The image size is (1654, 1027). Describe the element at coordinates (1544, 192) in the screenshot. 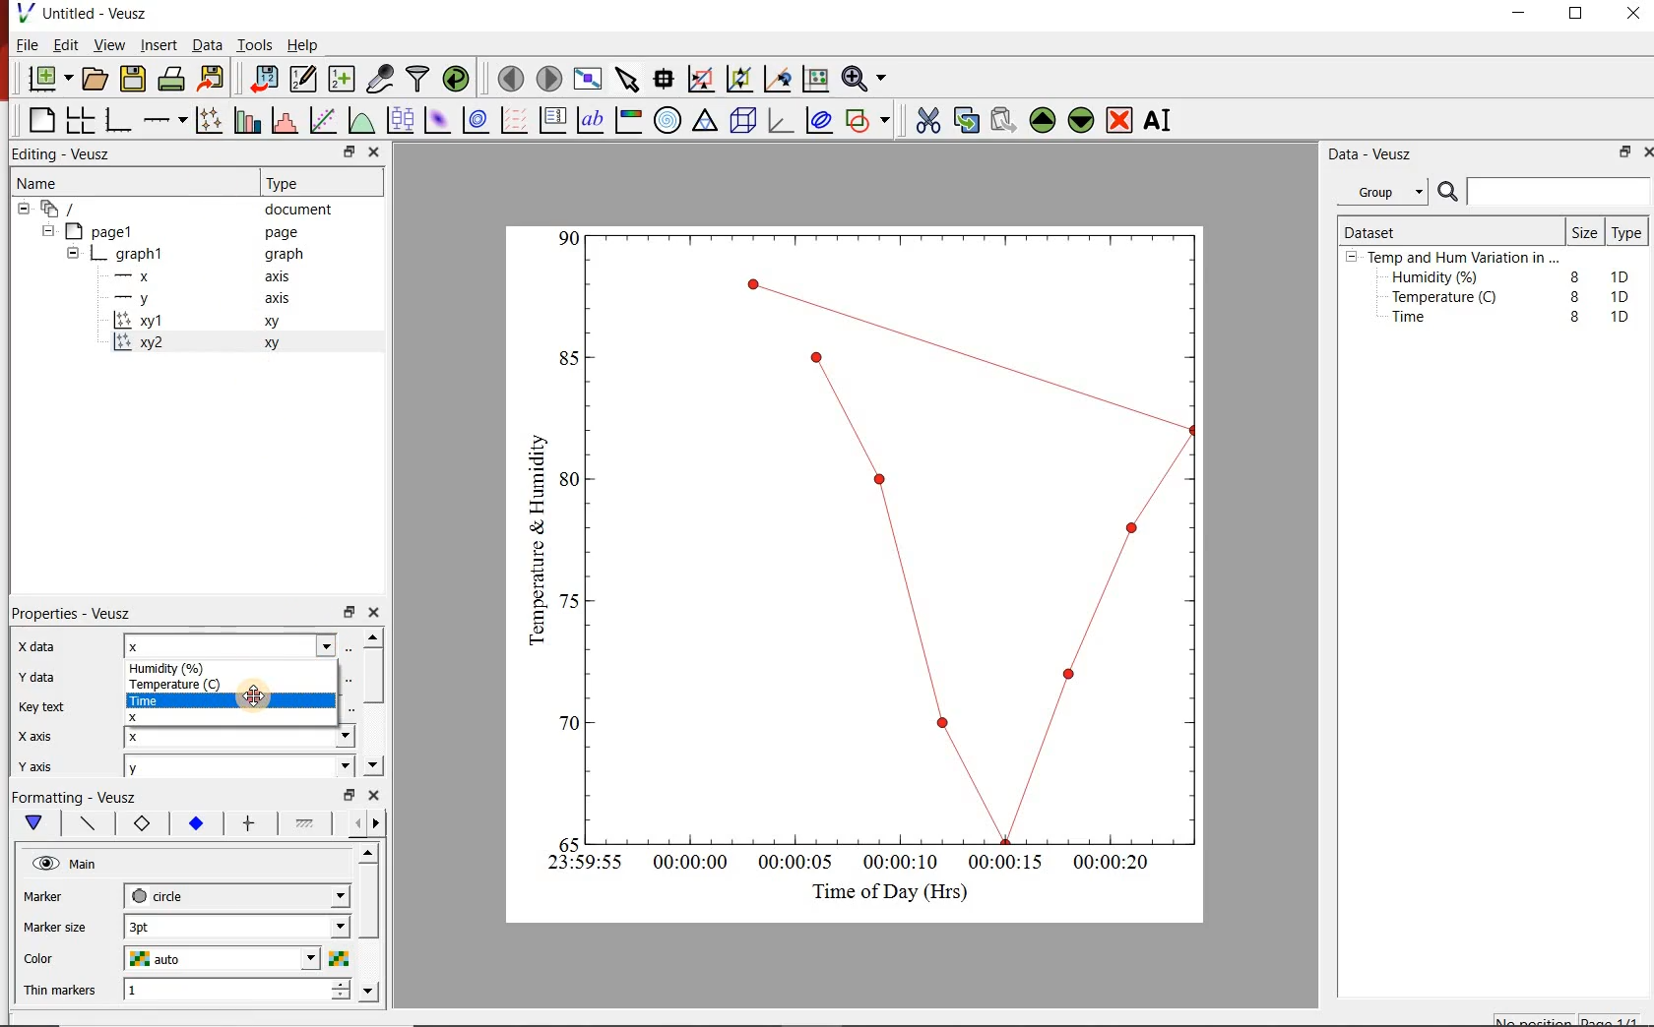

I see `Search bar` at that location.